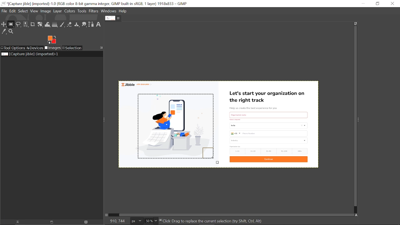 The height and width of the screenshot is (225, 400). Describe the element at coordinates (108, 11) in the screenshot. I see `Windows` at that location.